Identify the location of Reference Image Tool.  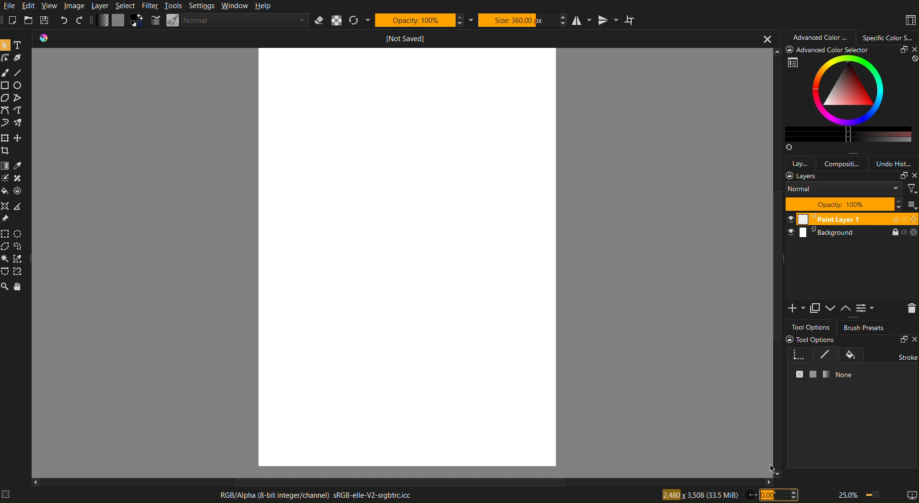
(5, 218).